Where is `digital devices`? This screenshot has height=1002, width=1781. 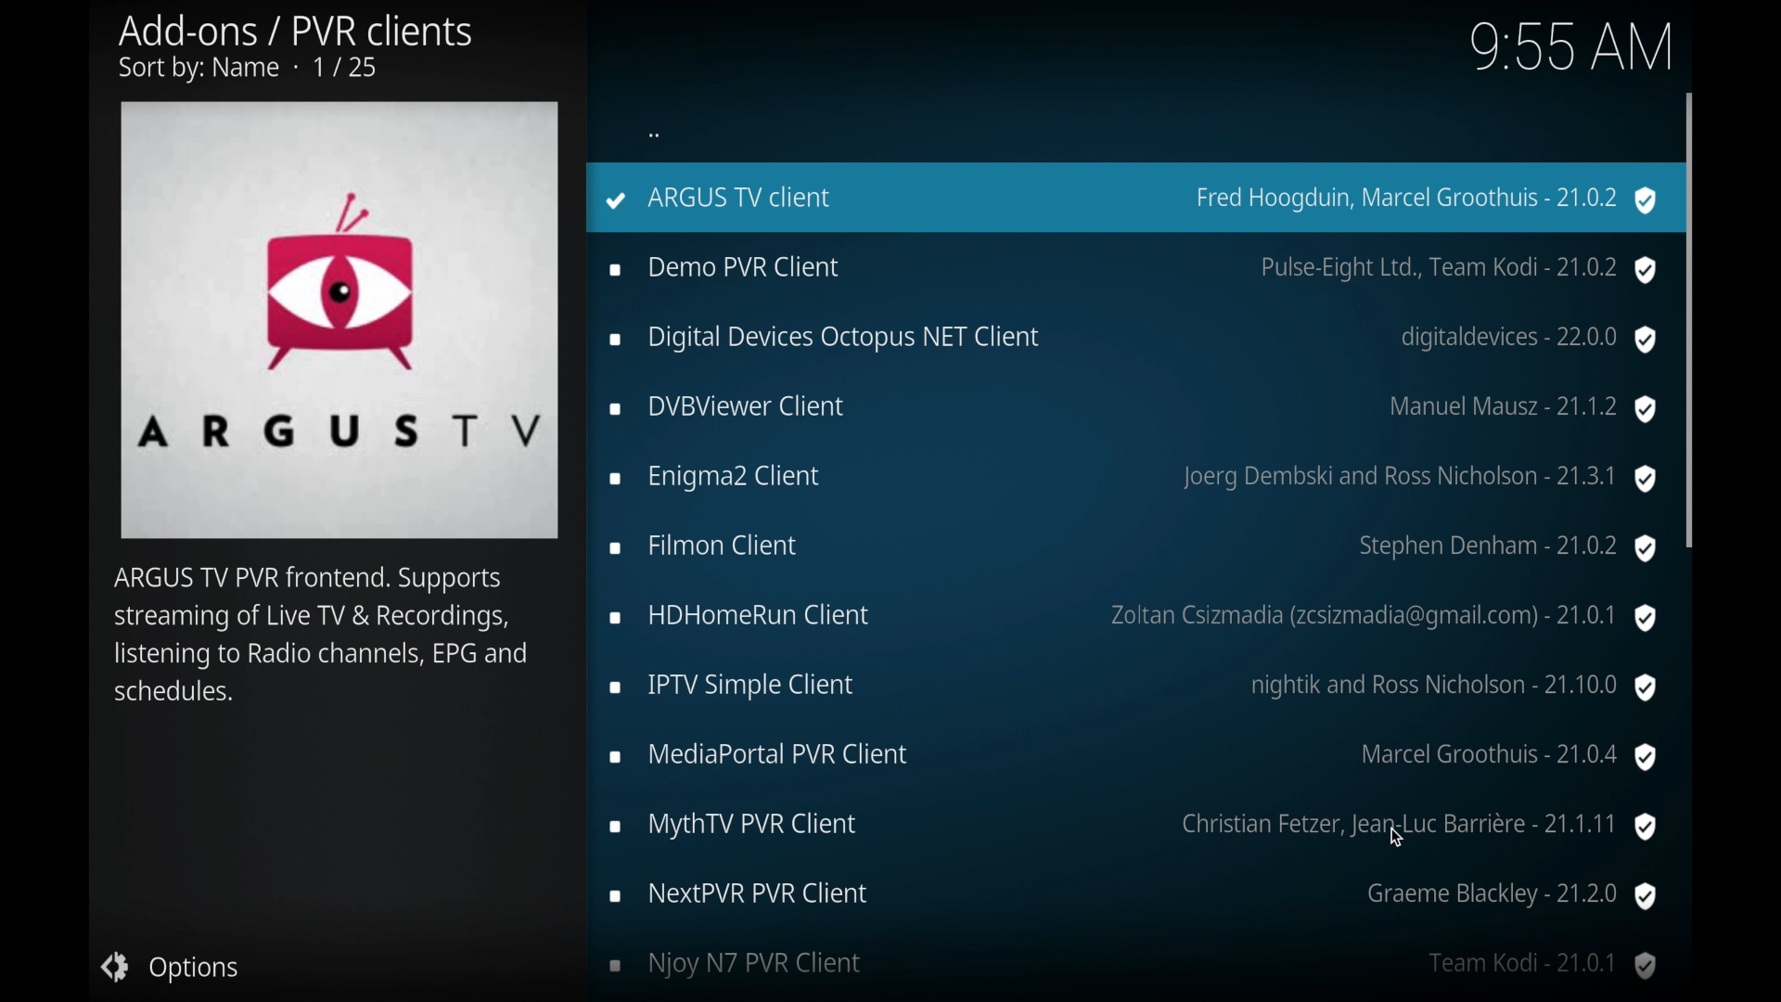 digital devices is located at coordinates (1134, 340).